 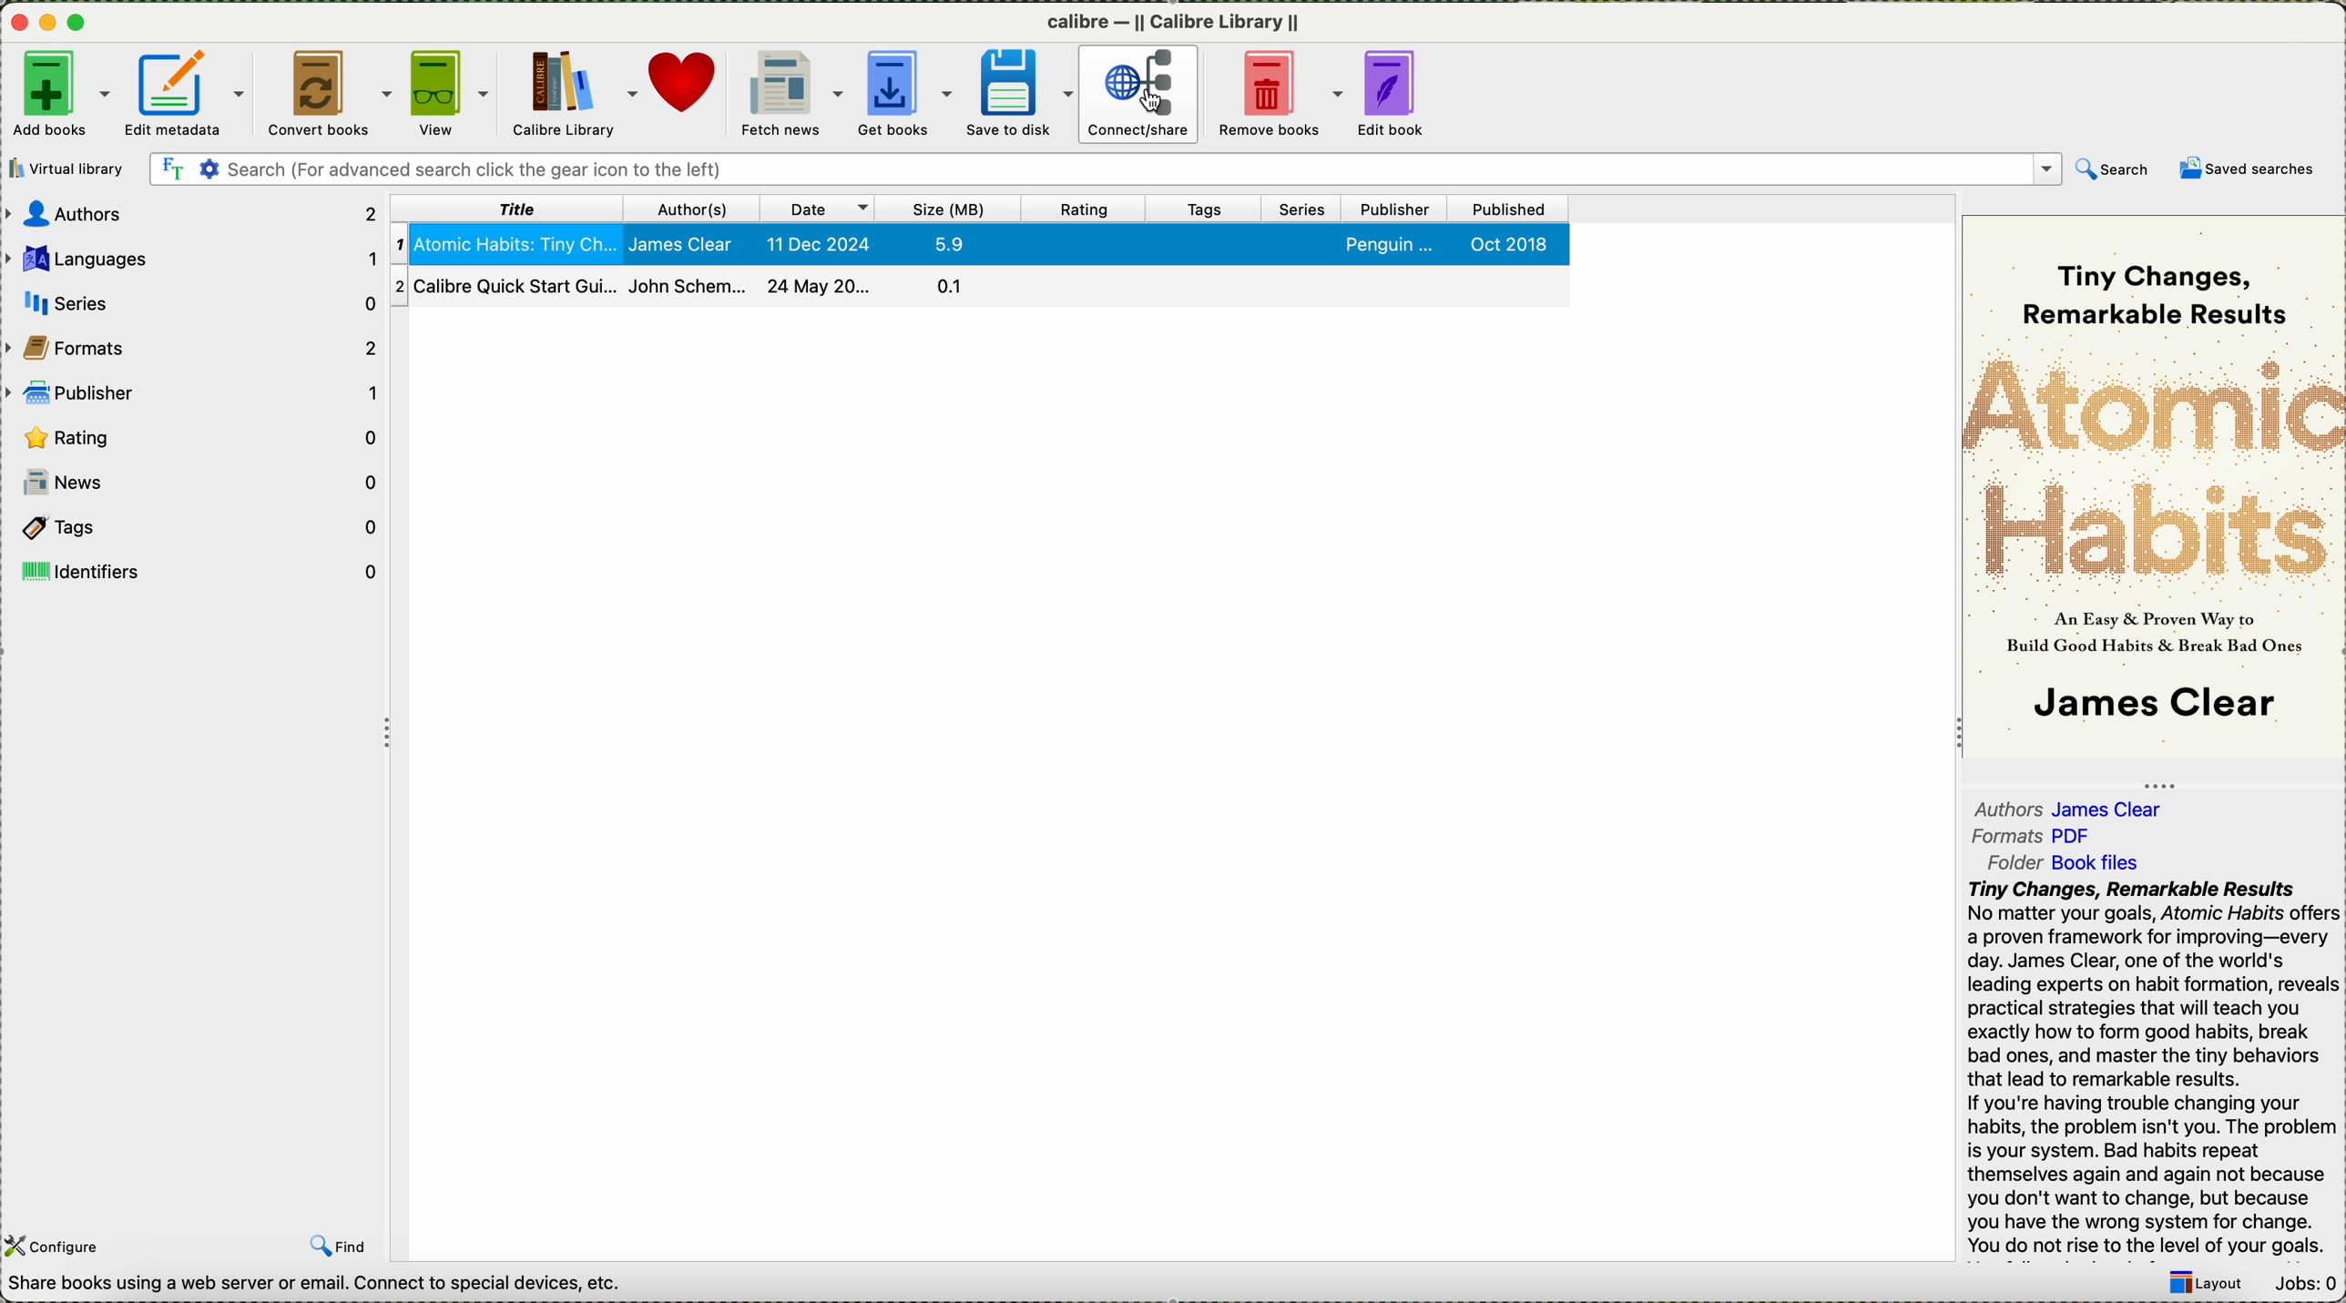 What do you see at coordinates (688, 87) in the screenshot?
I see `donate` at bounding box center [688, 87].